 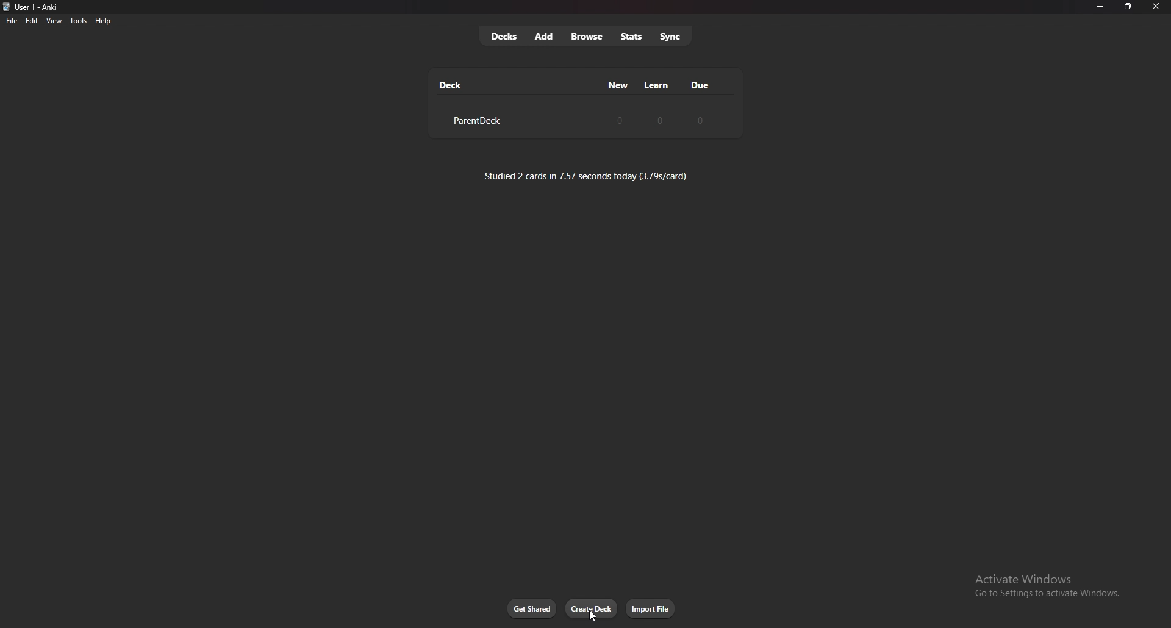 I want to click on 0, so click(x=698, y=120).